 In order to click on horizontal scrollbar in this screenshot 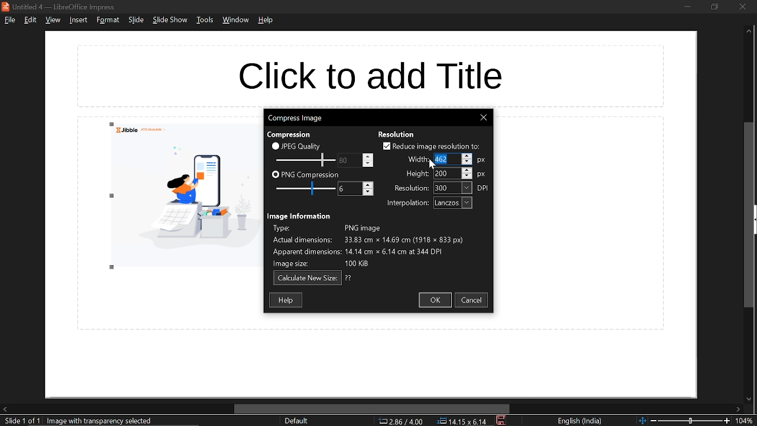, I will do `click(373, 409)`.